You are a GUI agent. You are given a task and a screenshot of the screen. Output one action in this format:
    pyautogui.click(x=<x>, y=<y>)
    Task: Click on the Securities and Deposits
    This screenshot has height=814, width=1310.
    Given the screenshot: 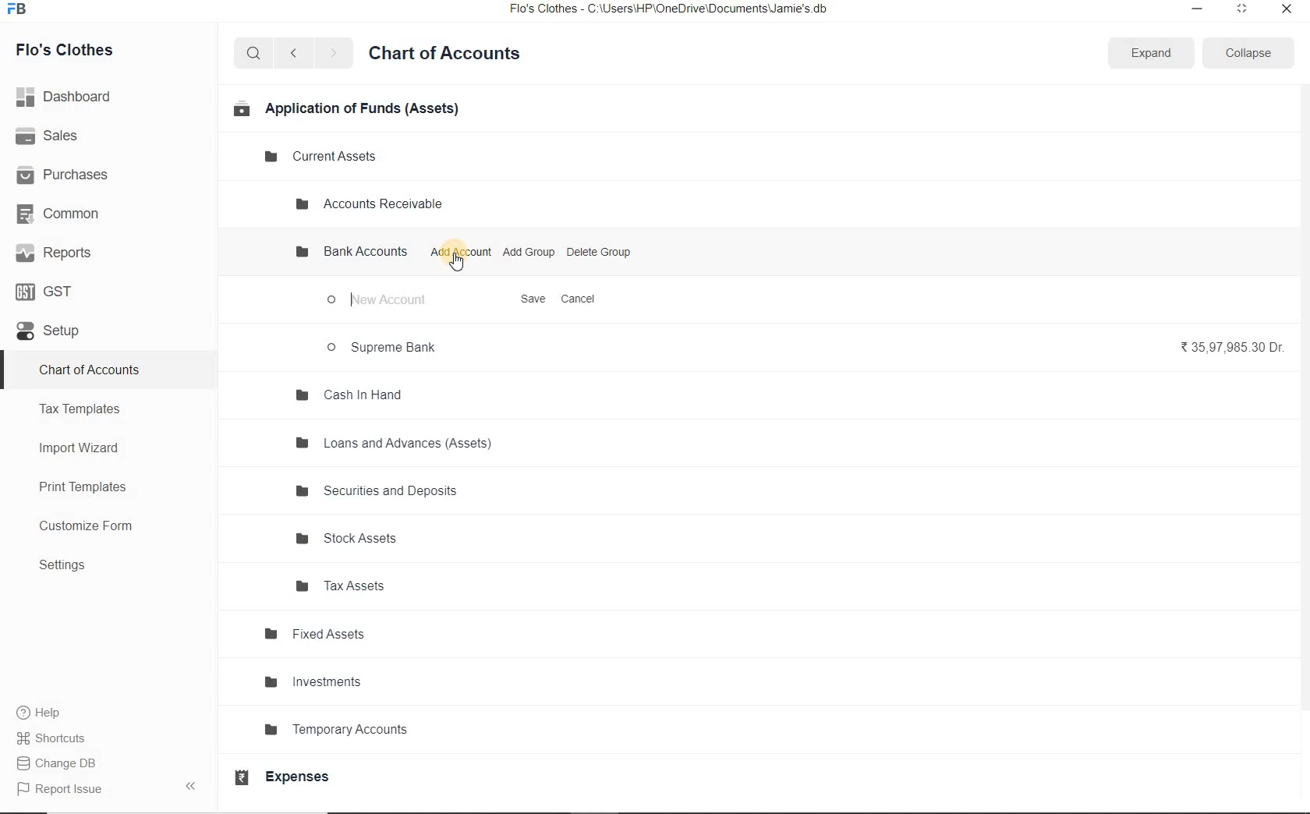 What is the action you would take?
    pyautogui.click(x=387, y=490)
    